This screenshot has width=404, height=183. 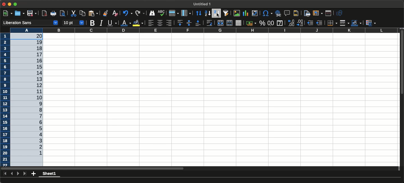 I want to click on File name, so click(x=202, y=4).